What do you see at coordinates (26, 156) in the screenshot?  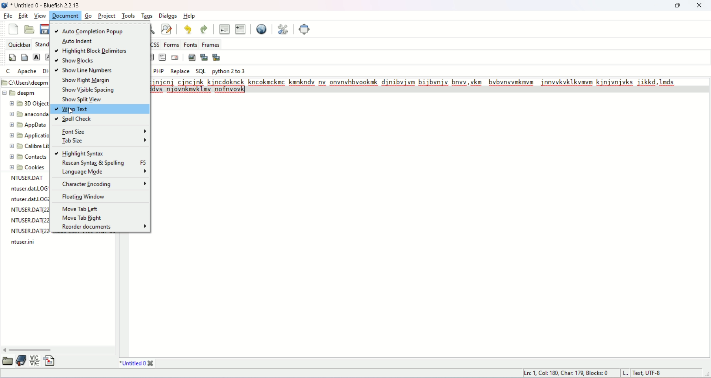 I see `contacts` at bounding box center [26, 156].